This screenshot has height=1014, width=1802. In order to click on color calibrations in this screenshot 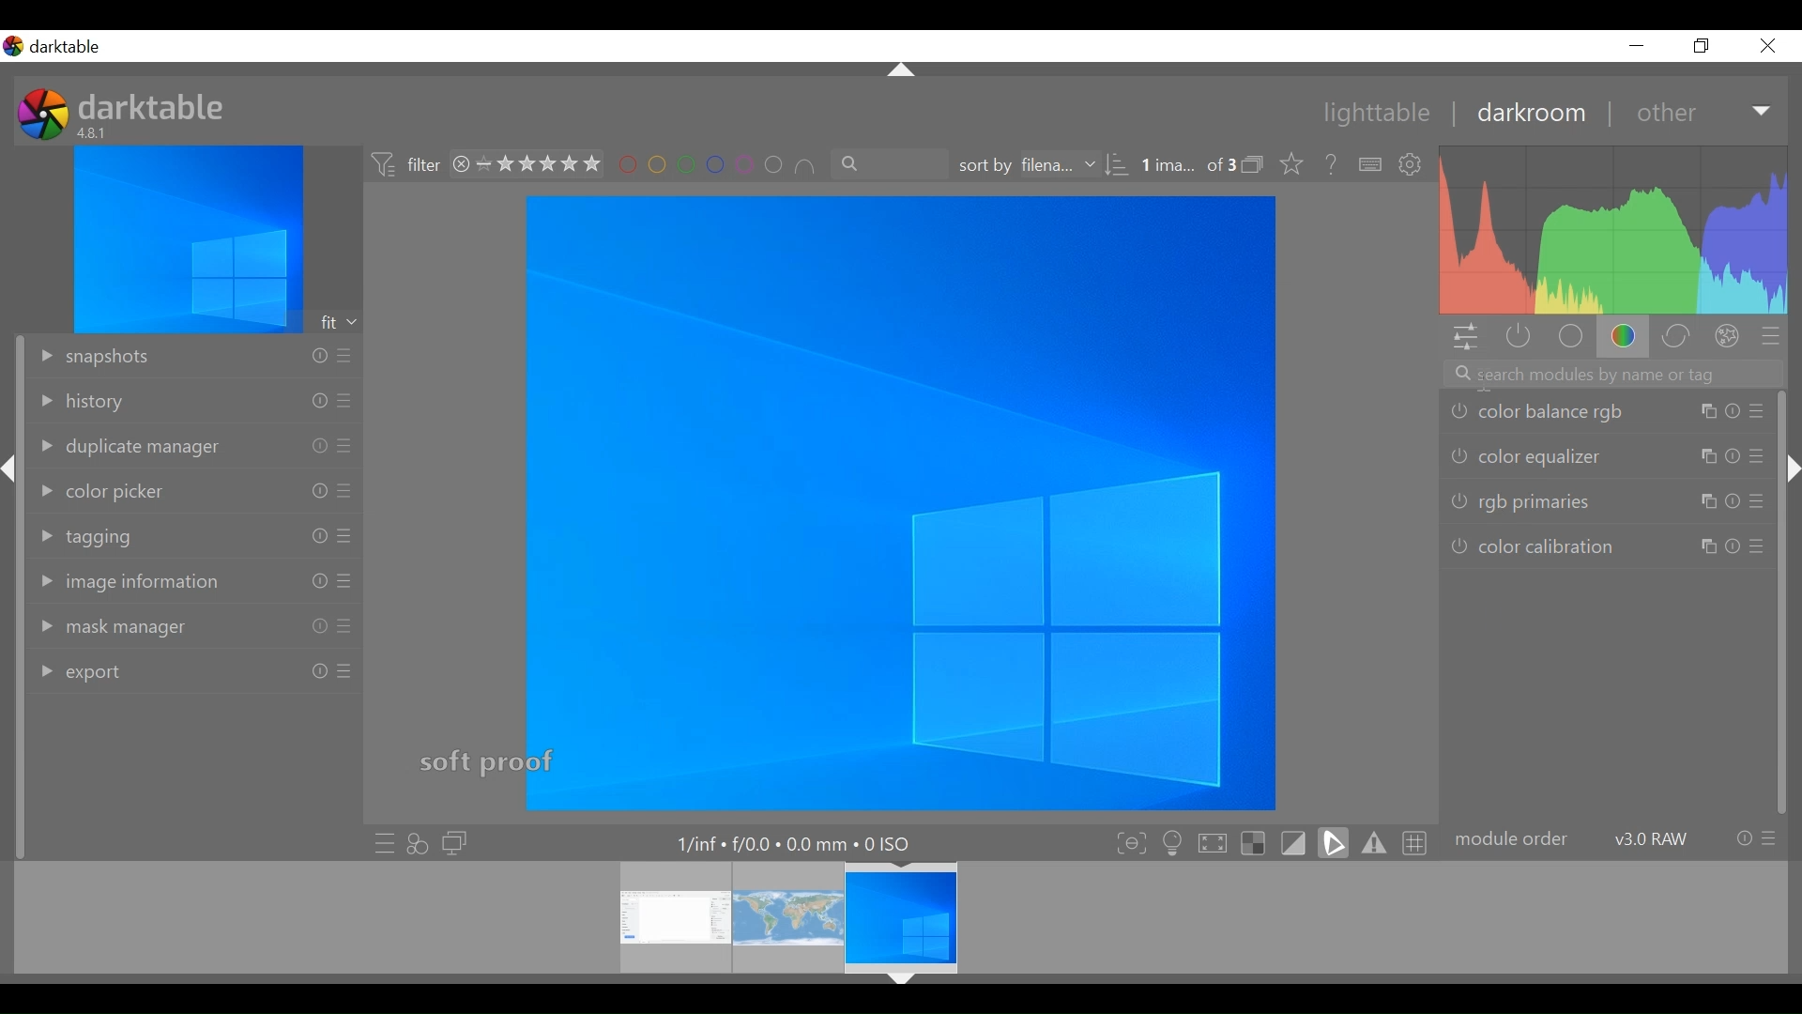, I will do `click(1533, 548)`.